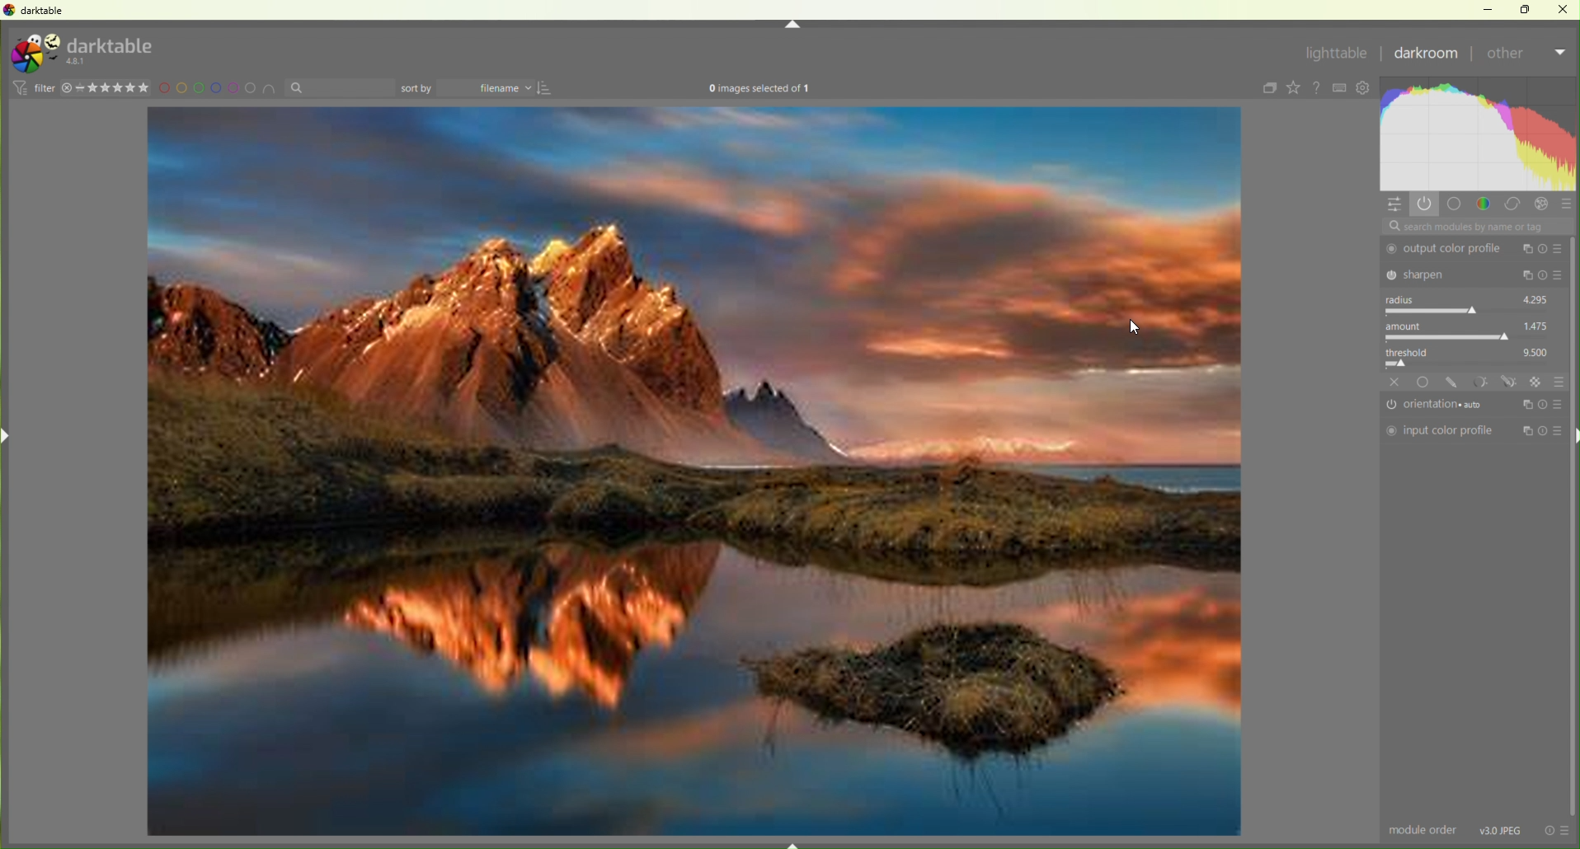 The image size is (1580, 849). Describe the element at coordinates (1395, 382) in the screenshot. I see `close` at that location.